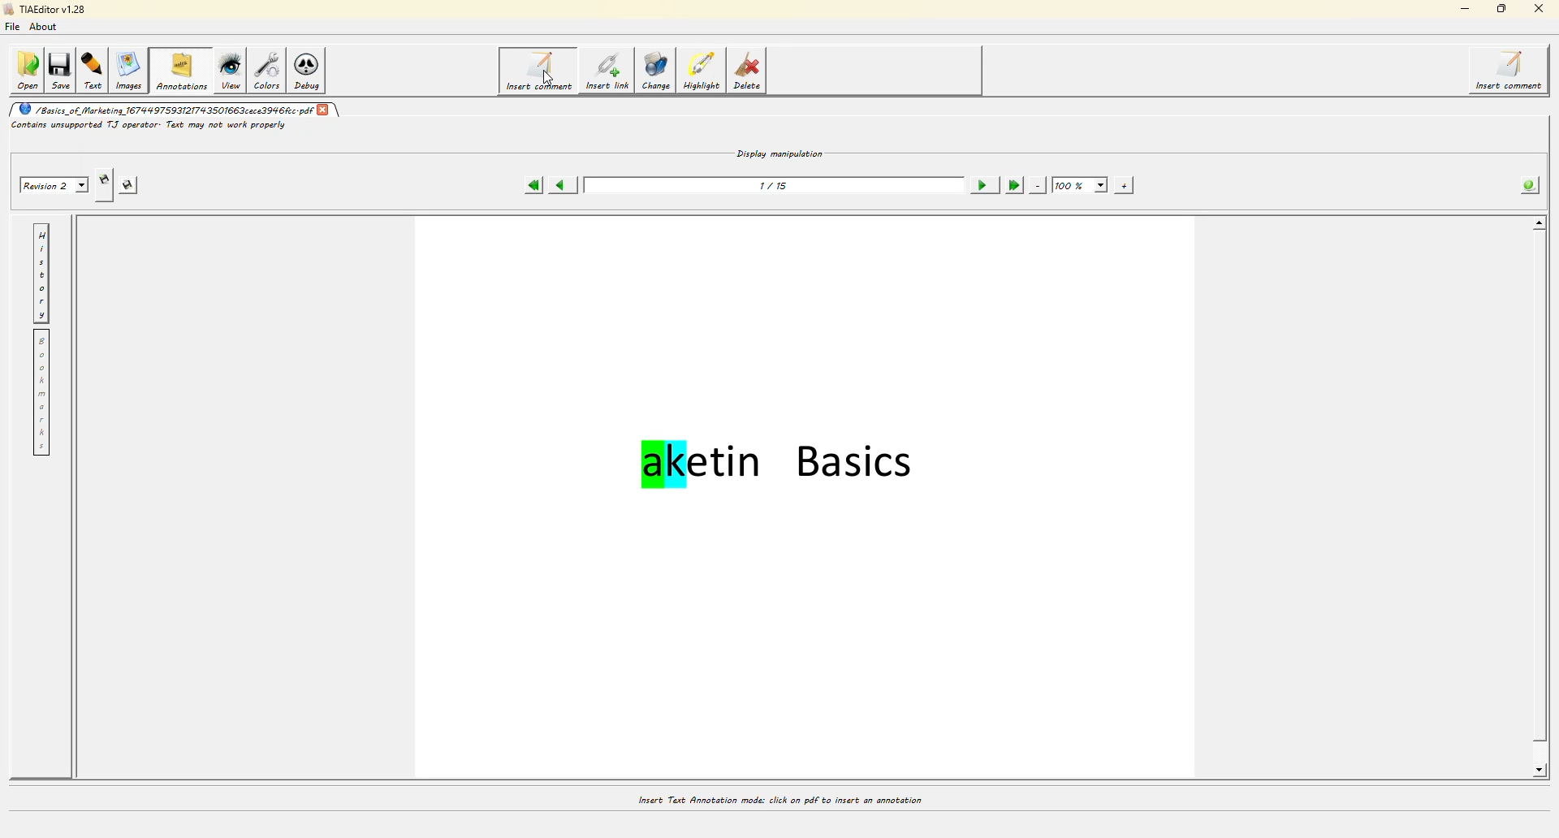 The width and height of the screenshot is (1559, 838). Describe the element at coordinates (1527, 186) in the screenshot. I see `info about the pdf` at that location.